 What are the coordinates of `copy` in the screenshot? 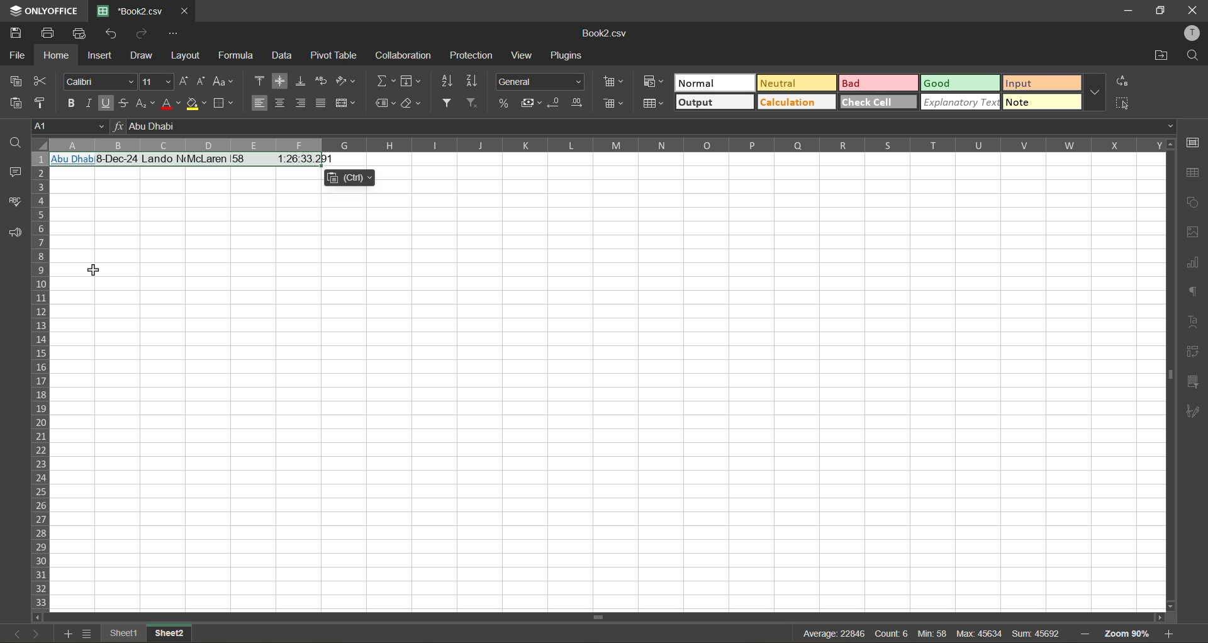 It's located at (16, 81).